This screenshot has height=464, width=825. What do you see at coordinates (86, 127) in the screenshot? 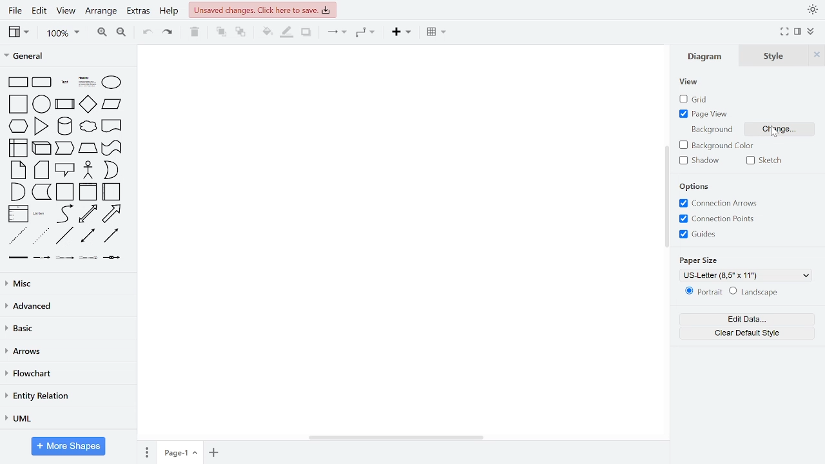
I see `general shapes` at bounding box center [86, 127].